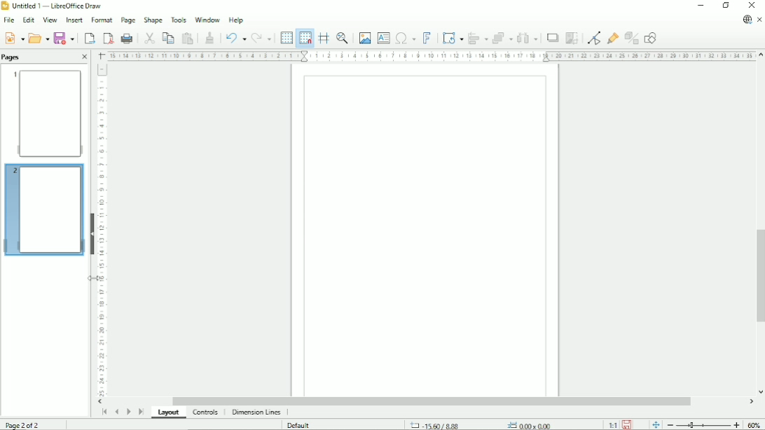 This screenshot has width=765, height=430. I want to click on Copy, so click(167, 37).